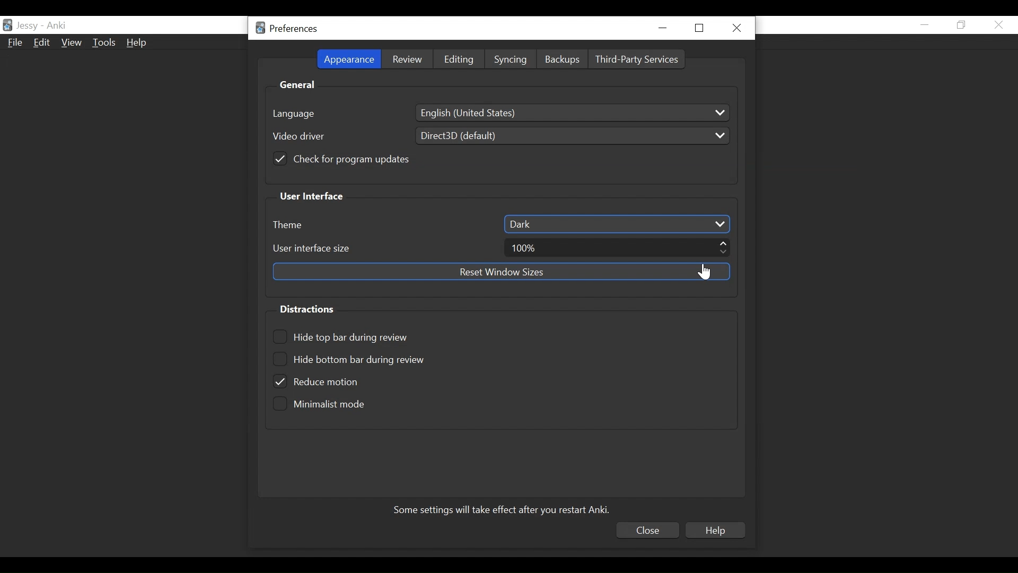  What do you see at coordinates (322, 404) in the screenshot?
I see `(un)select minimalist mode` at bounding box center [322, 404].